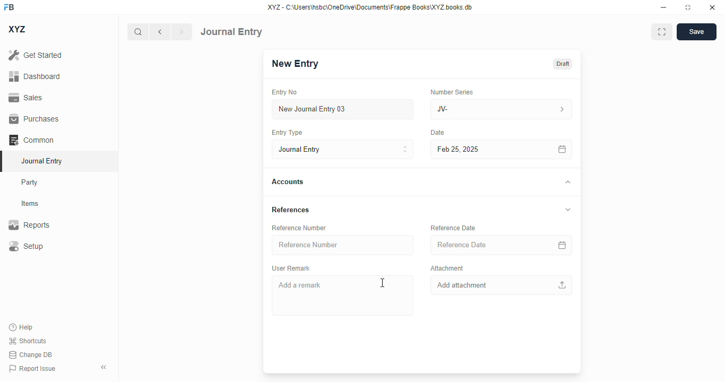 The height and width of the screenshot is (382, 725). Describe the element at coordinates (291, 268) in the screenshot. I see `user remark` at that location.